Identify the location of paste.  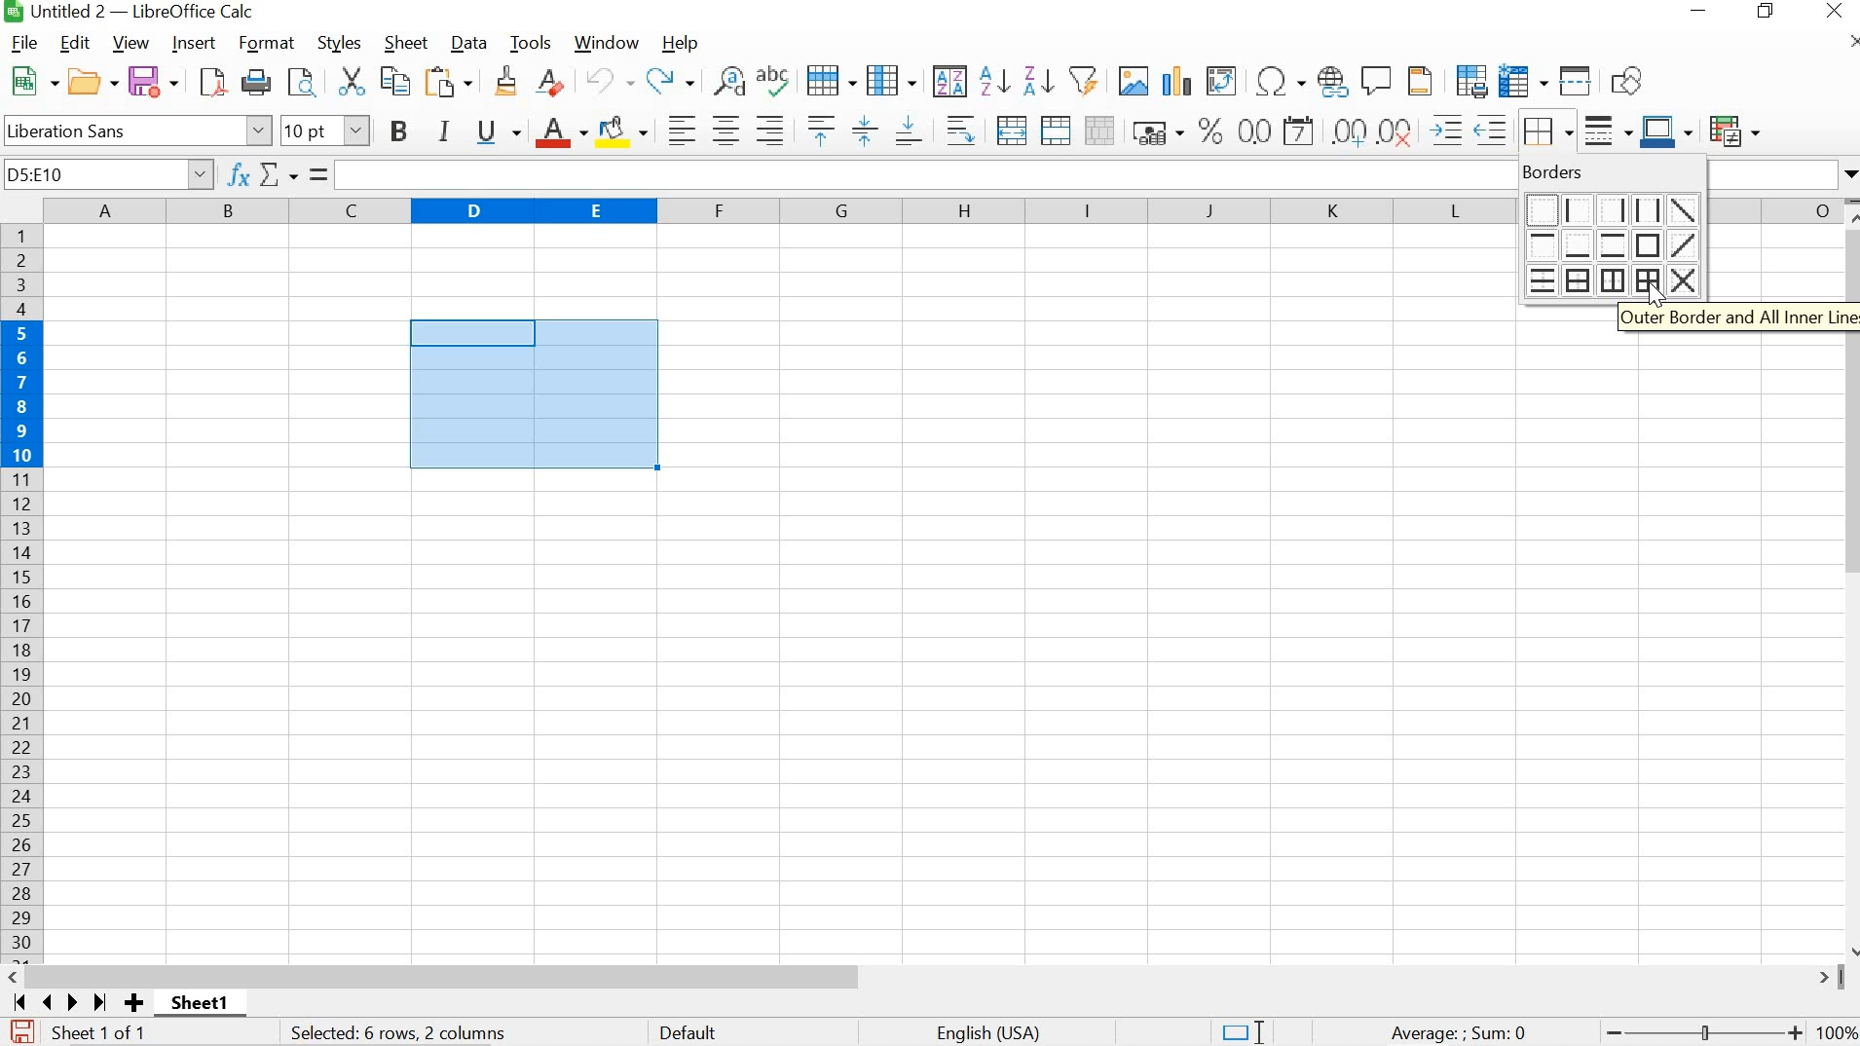
(451, 80).